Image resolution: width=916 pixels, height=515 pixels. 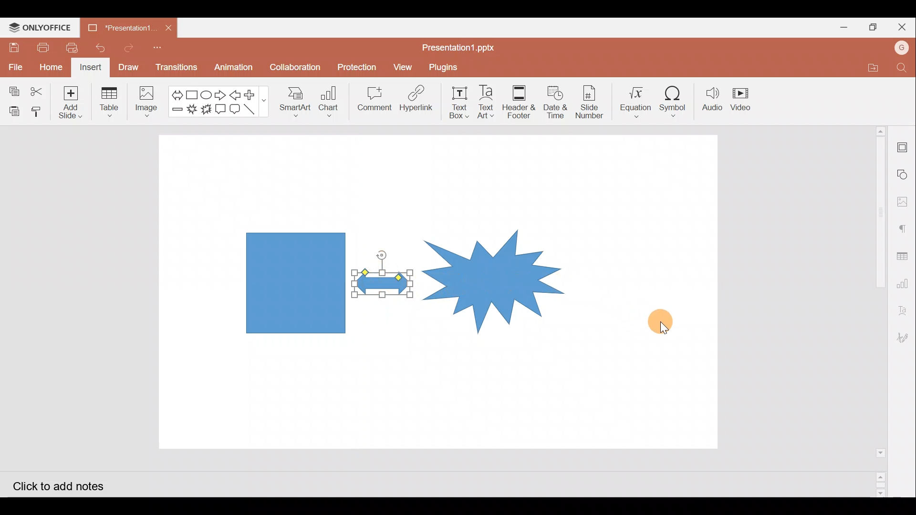 What do you see at coordinates (661, 323) in the screenshot?
I see `Cursor` at bounding box center [661, 323].